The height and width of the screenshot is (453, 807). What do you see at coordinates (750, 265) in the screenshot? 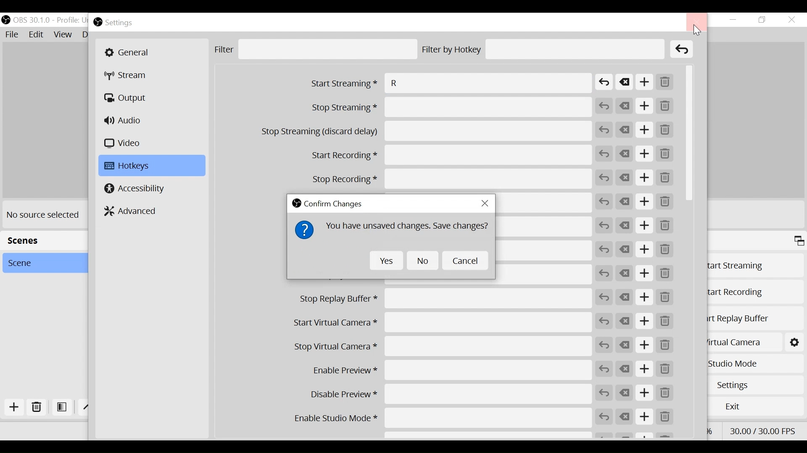
I see `Start Streaming` at bounding box center [750, 265].